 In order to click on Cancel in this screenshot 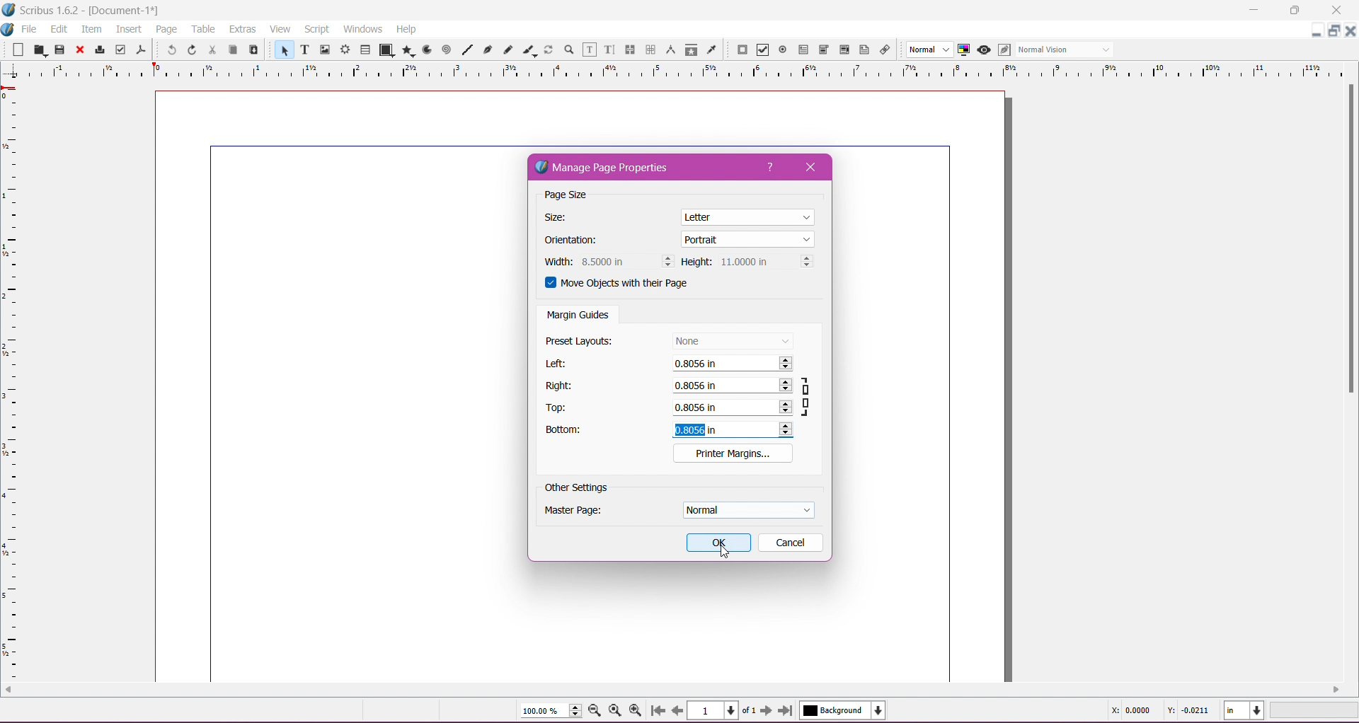, I will do `click(789, 542)`.